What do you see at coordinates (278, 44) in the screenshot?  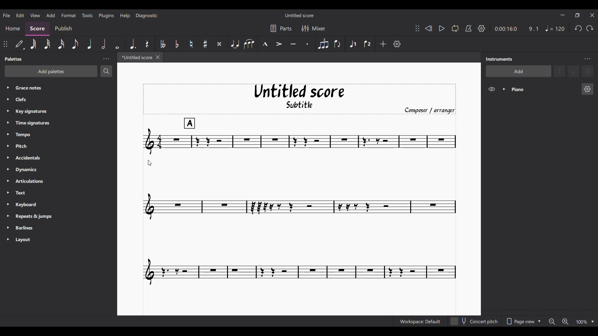 I see `Accent` at bounding box center [278, 44].